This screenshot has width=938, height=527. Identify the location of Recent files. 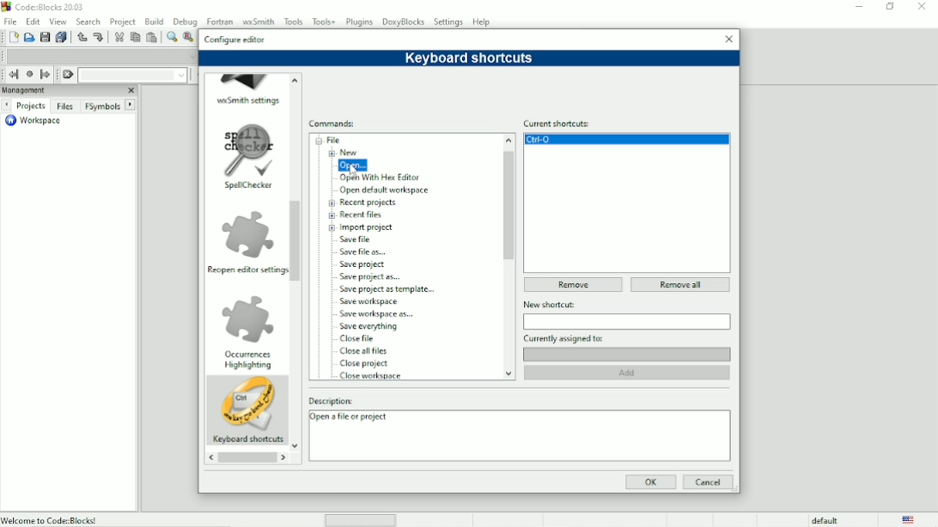
(365, 215).